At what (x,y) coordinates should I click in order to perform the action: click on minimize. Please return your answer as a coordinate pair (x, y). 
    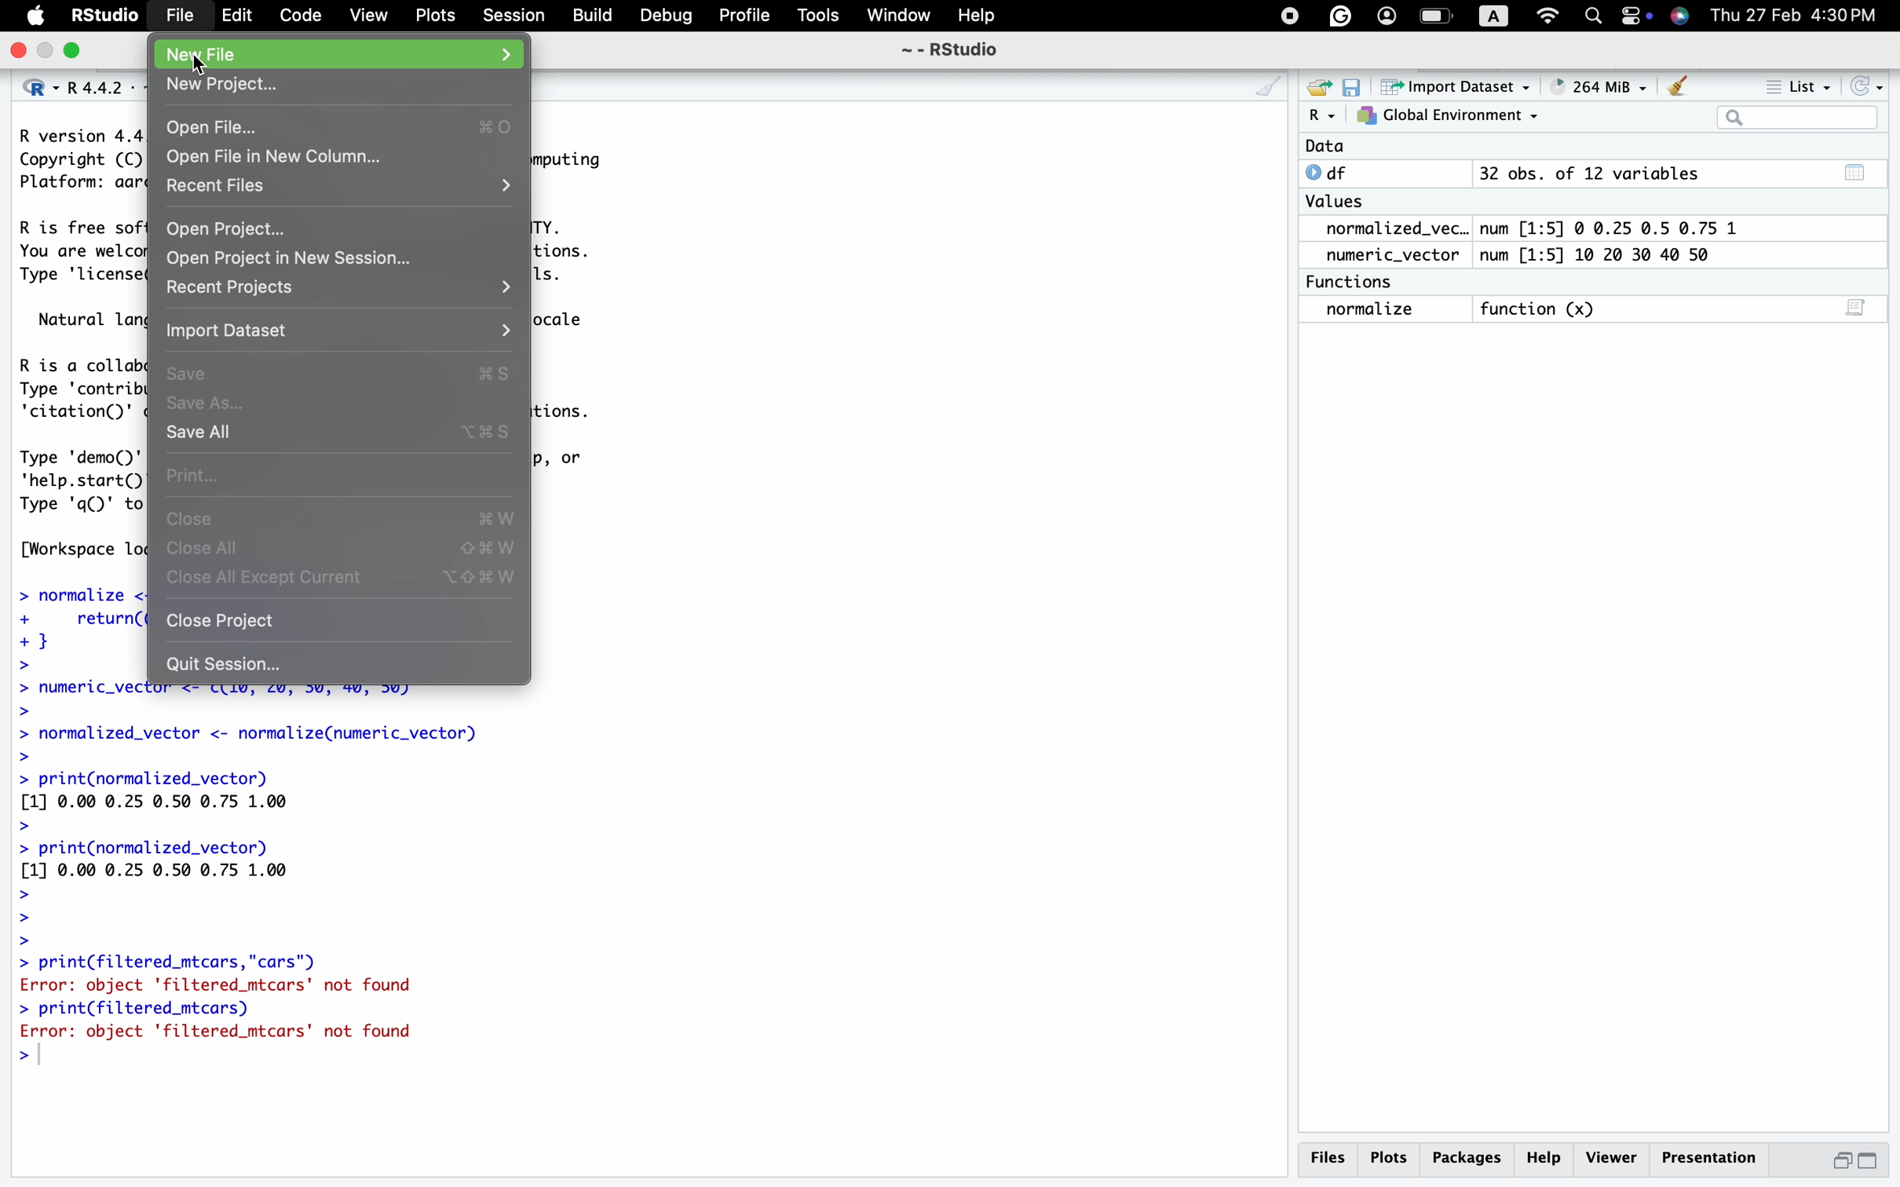
    Looking at the image, I should click on (47, 52).